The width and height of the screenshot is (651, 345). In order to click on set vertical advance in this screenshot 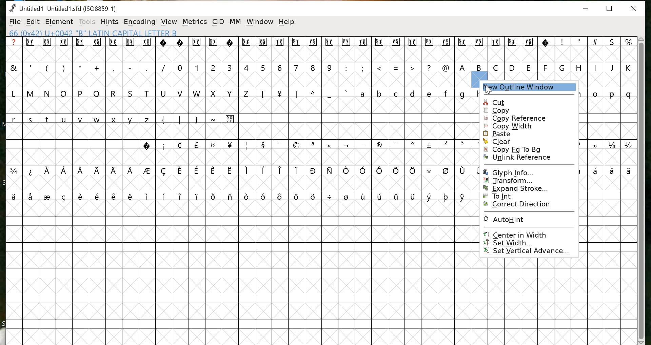, I will do `click(529, 251)`.